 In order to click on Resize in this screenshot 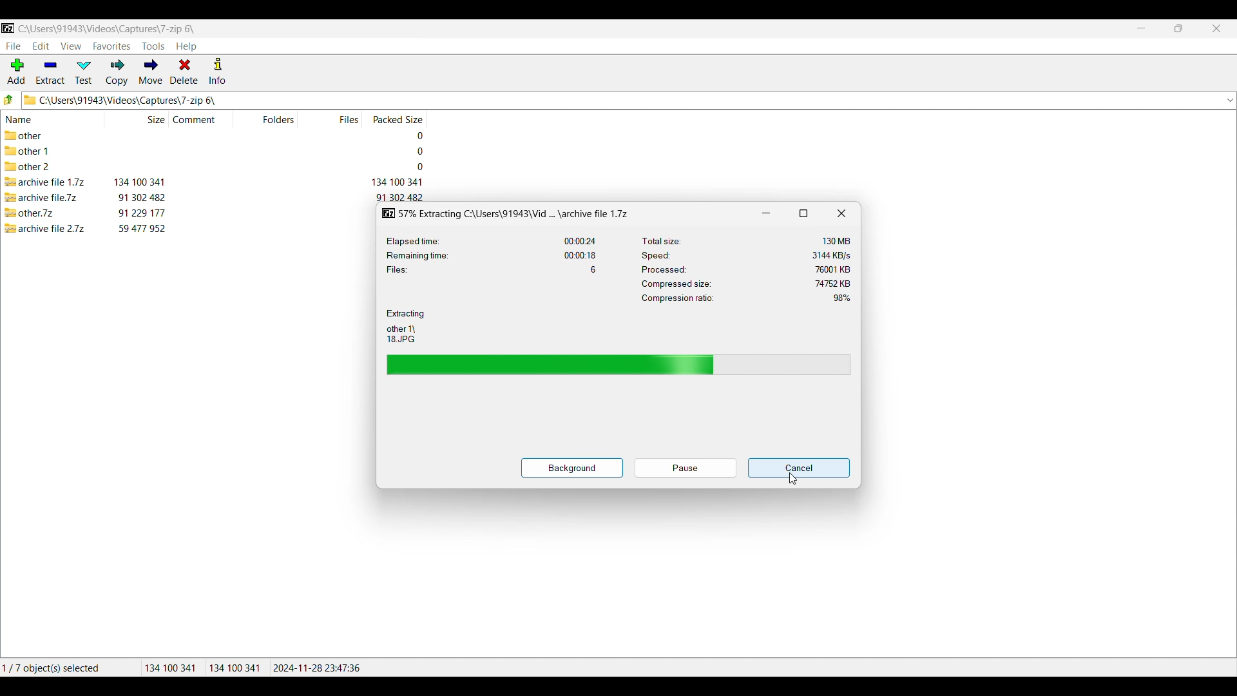, I will do `click(1178, 28)`.